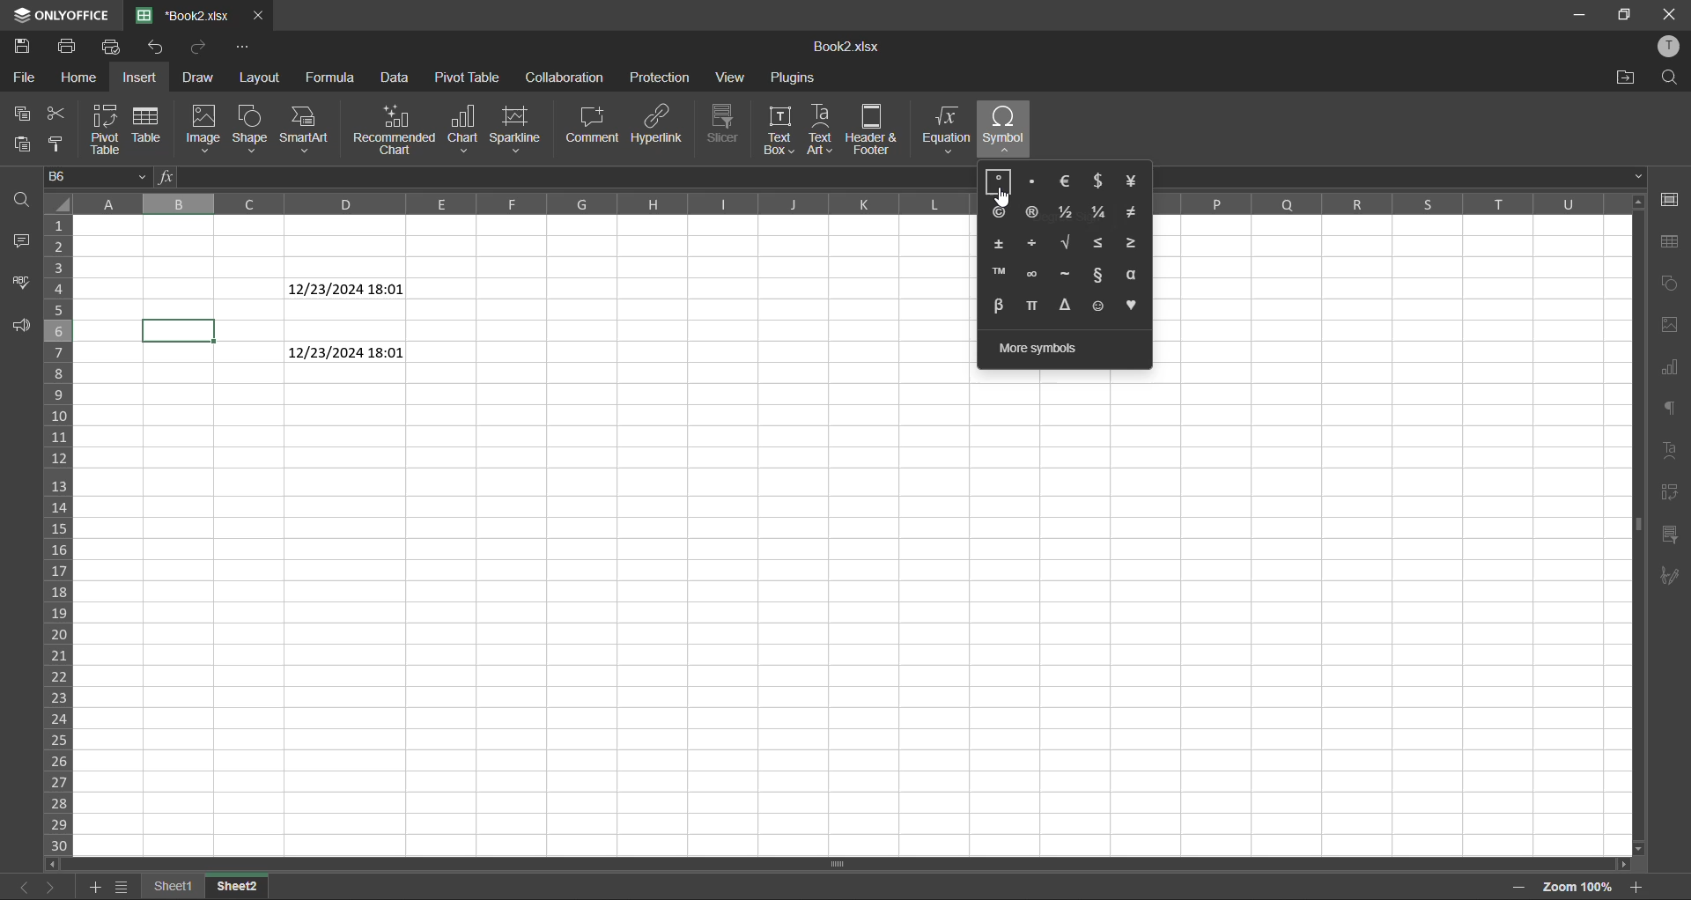  What do you see at coordinates (1069, 181) in the screenshot?
I see `euro sign` at bounding box center [1069, 181].